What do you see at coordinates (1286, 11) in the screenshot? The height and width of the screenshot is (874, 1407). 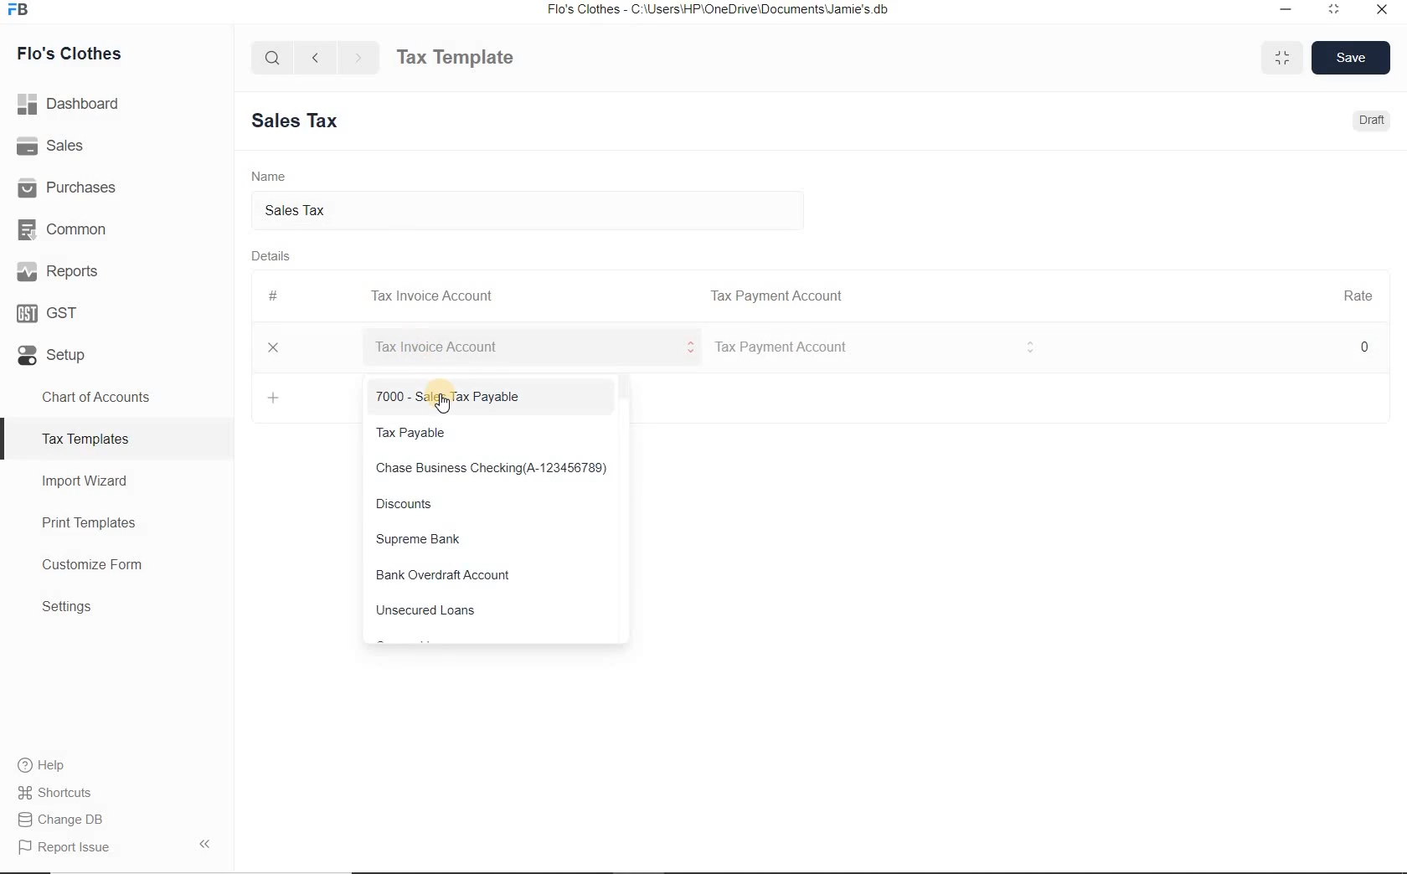 I see `Minimize` at bounding box center [1286, 11].